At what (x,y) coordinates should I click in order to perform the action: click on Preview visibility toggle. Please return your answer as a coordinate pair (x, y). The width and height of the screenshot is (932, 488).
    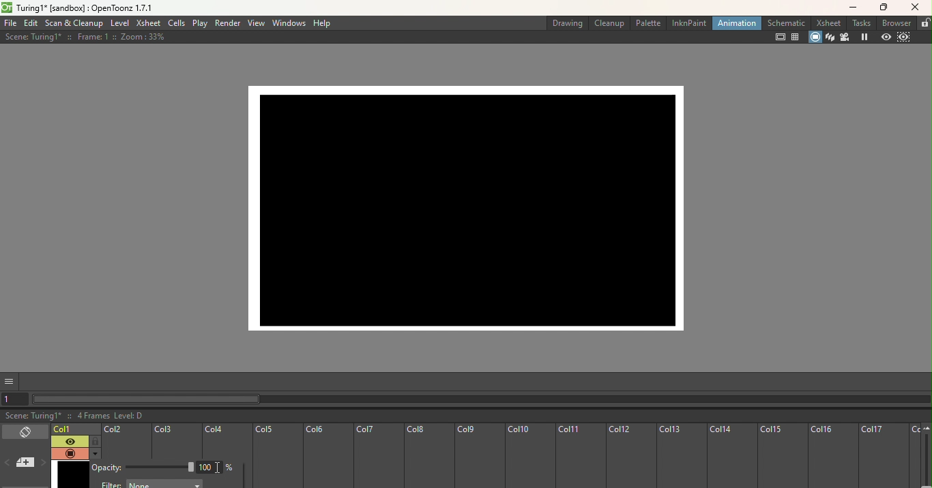
    Looking at the image, I should click on (68, 441).